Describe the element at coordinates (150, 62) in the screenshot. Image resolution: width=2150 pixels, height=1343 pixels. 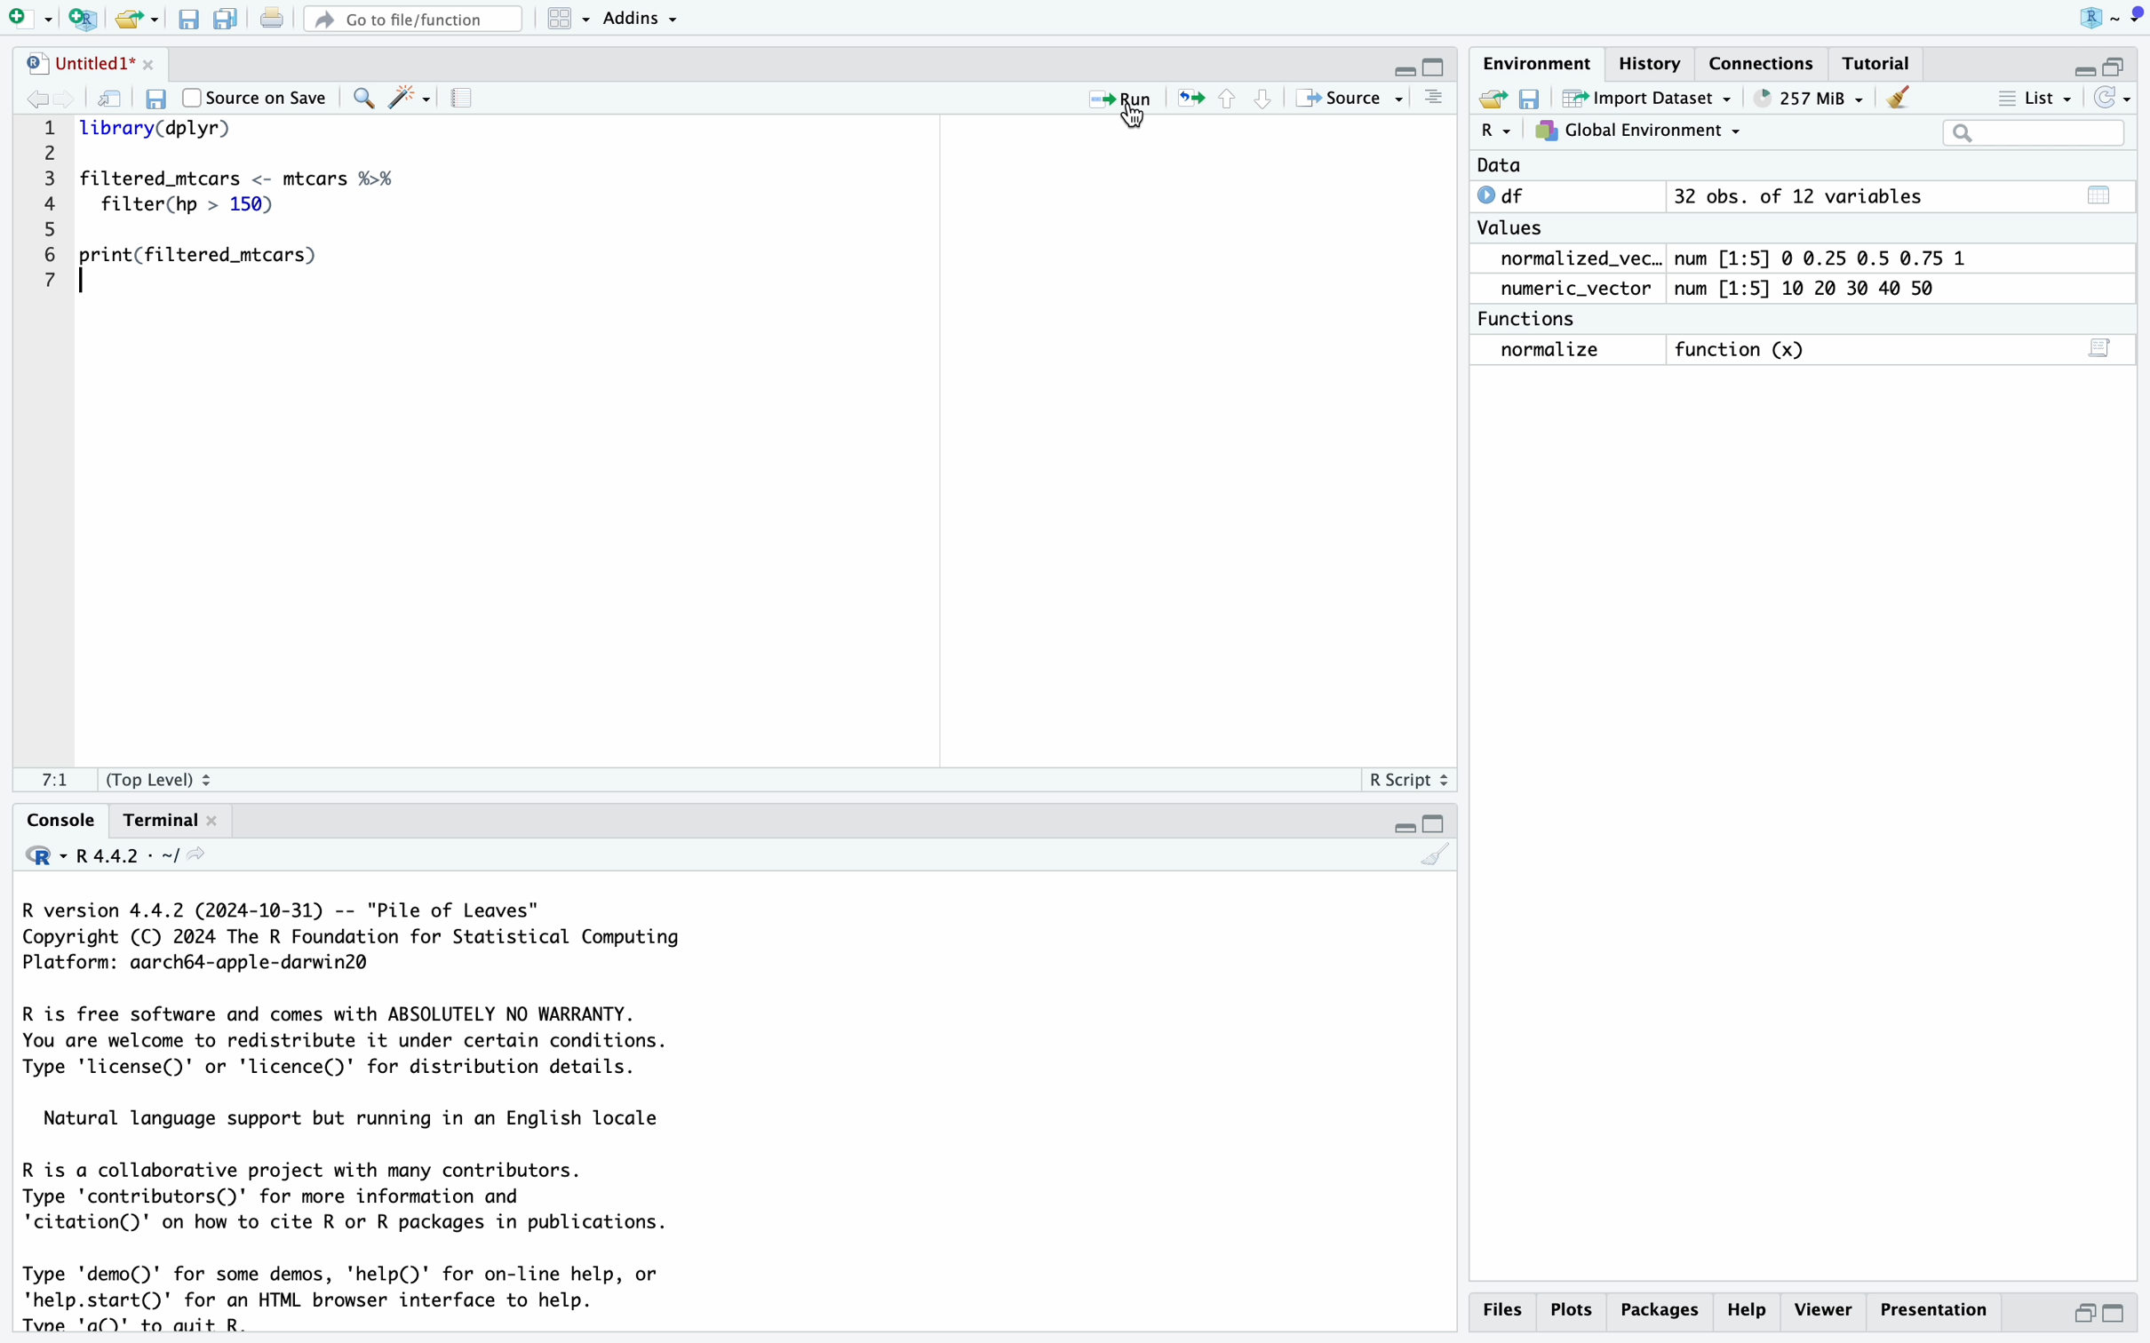
I see `close` at that location.